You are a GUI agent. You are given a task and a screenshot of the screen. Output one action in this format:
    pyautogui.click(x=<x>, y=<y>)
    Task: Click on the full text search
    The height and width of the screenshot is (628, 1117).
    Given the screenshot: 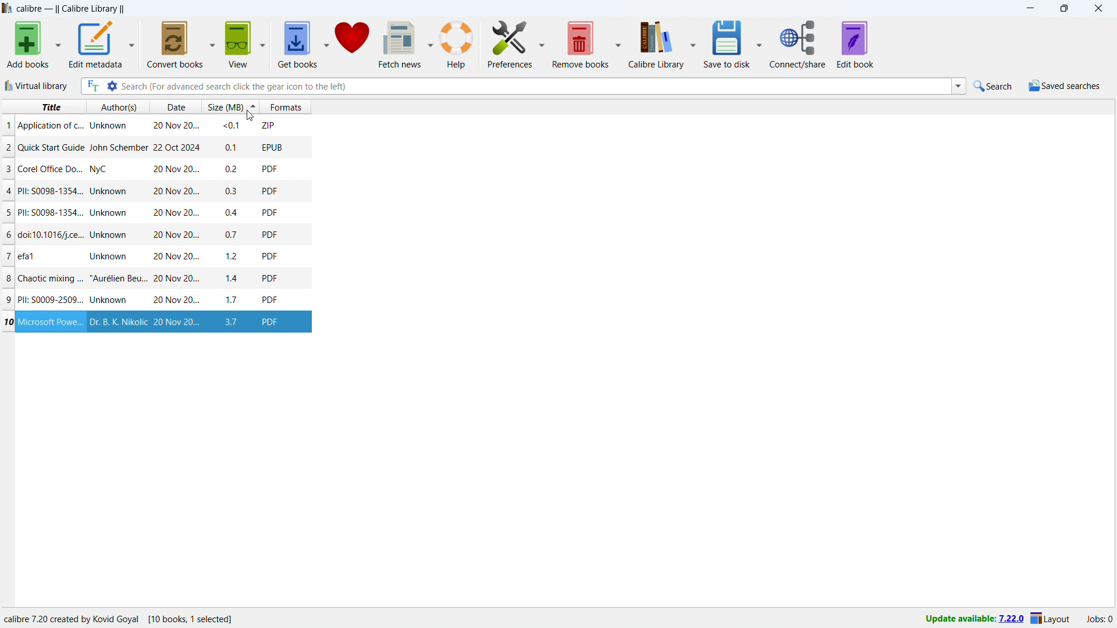 What is the action you would take?
    pyautogui.click(x=91, y=86)
    